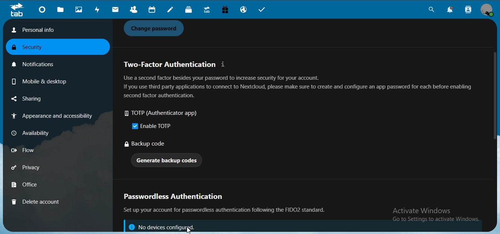 The image size is (500, 234). What do you see at coordinates (469, 10) in the screenshot?
I see `search contacts` at bounding box center [469, 10].